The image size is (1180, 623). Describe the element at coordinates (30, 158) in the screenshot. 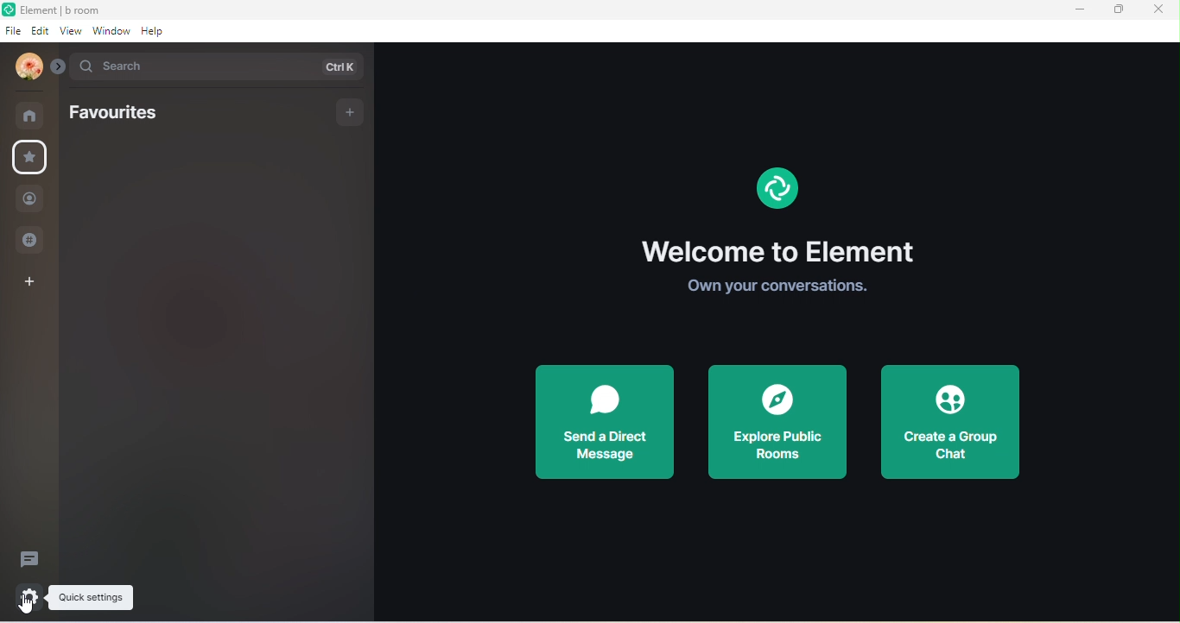

I see `favourites` at that location.